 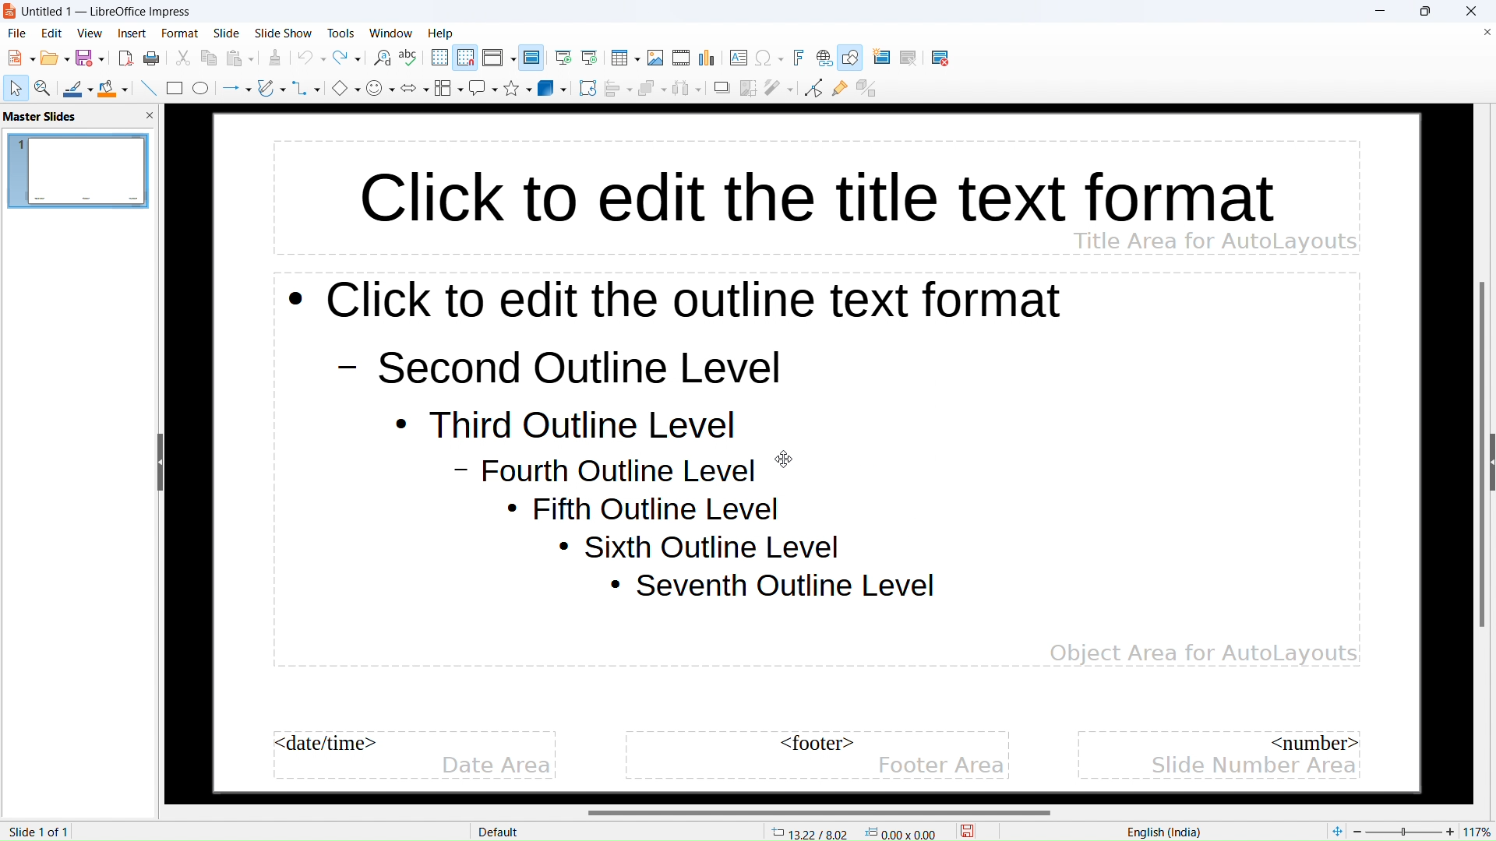 I want to click on slide, so click(x=226, y=33).